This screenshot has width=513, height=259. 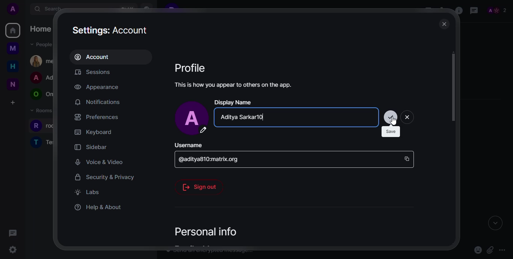 I want to click on sig out, so click(x=200, y=187).